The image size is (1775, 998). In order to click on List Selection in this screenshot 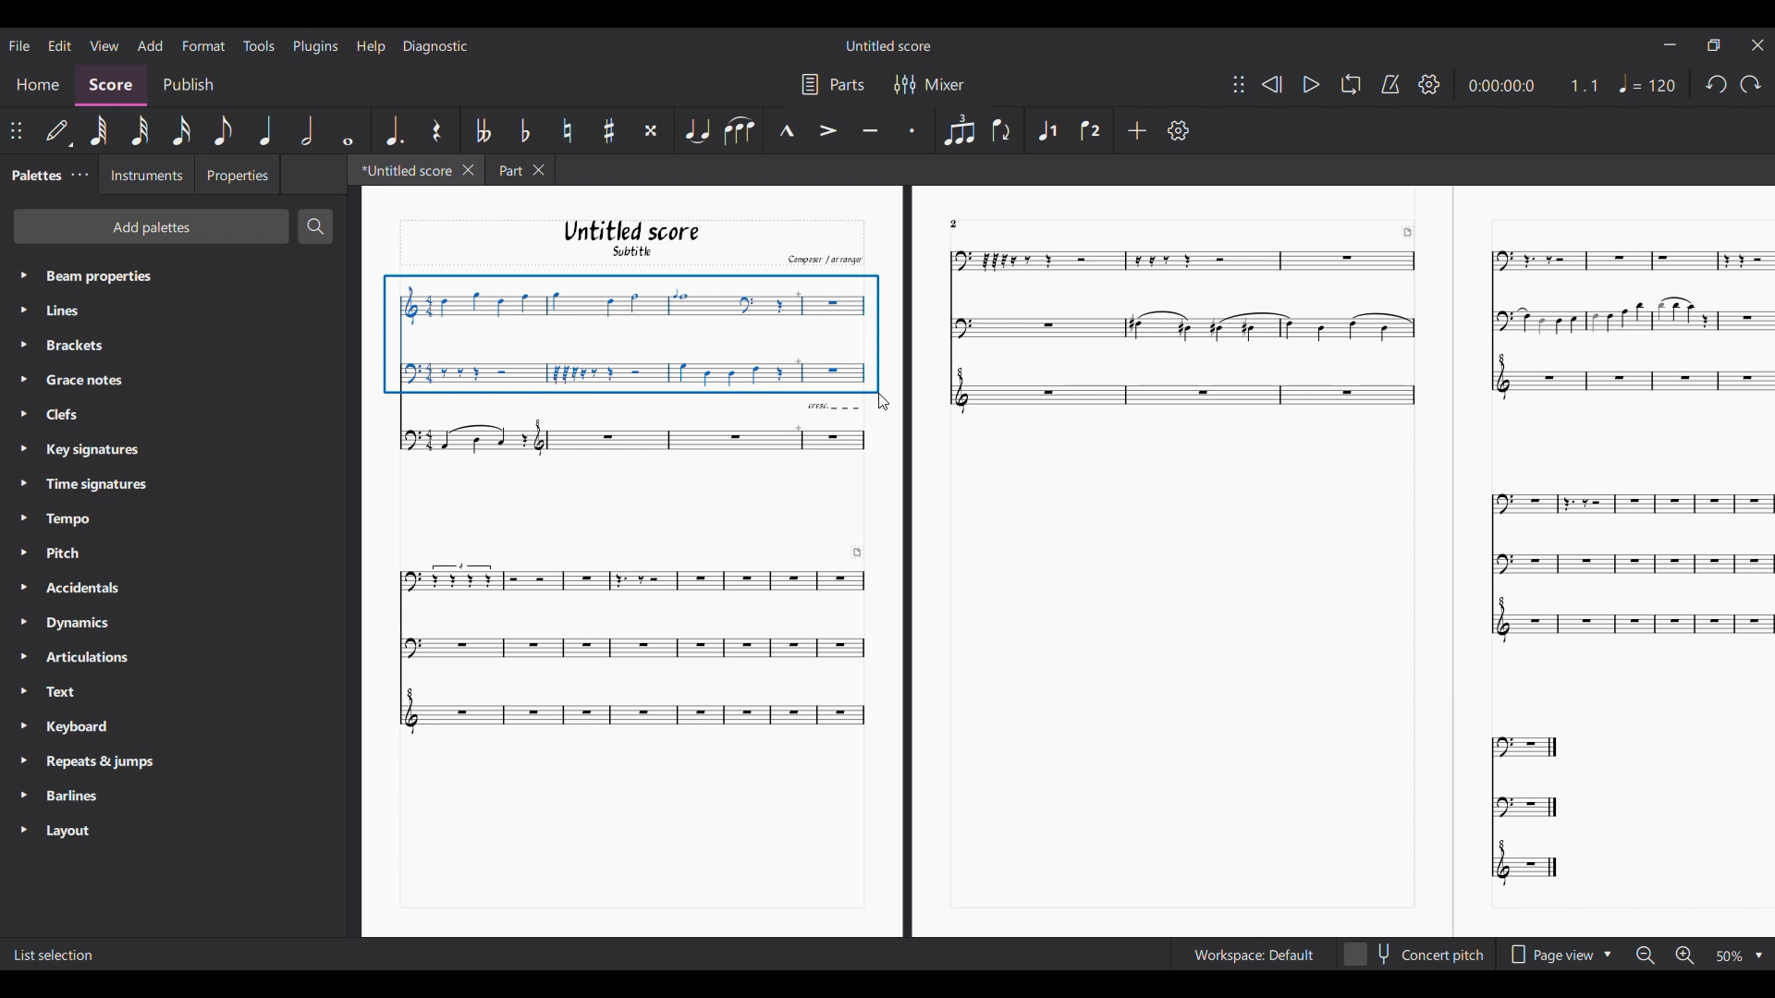, I will do `click(59, 954)`.